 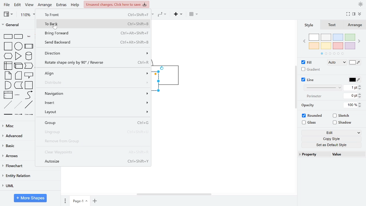 What do you see at coordinates (338, 37) in the screenshot?
I see `blue` at bounding box center [338, 37].